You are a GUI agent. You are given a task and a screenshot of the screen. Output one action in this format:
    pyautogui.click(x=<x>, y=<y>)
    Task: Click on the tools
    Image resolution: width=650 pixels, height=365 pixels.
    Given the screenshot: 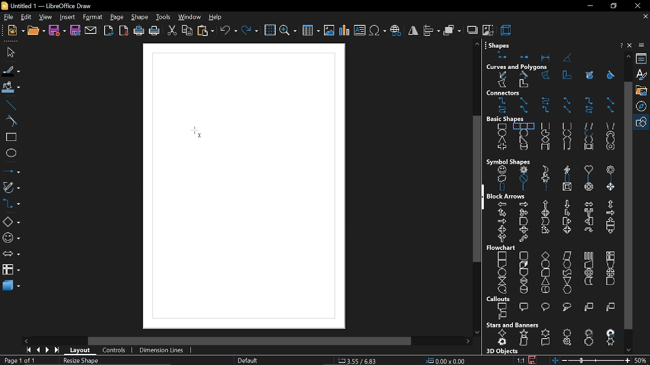 What is the action you would take?
    pyautogui.click(x=164, y=18)
    